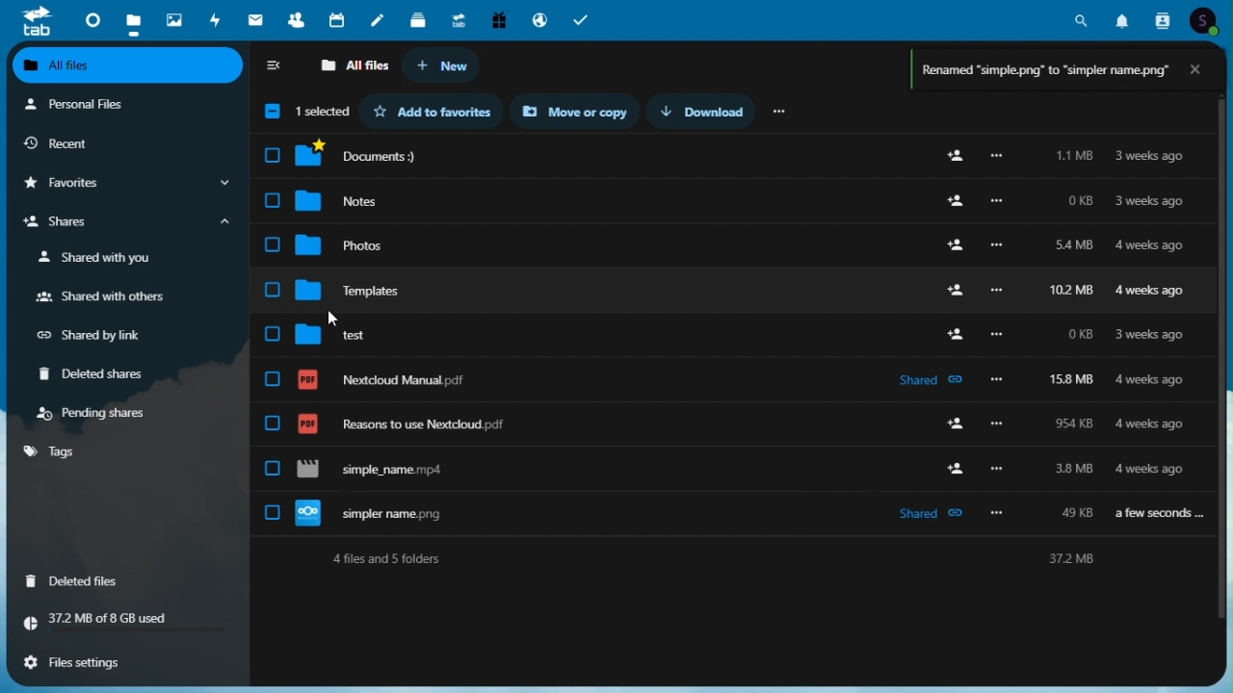 Image resolution: width=1233 pixels, height=693 pixels. I want to click on Notes  0KB  3weeksago, so click(733, 196).